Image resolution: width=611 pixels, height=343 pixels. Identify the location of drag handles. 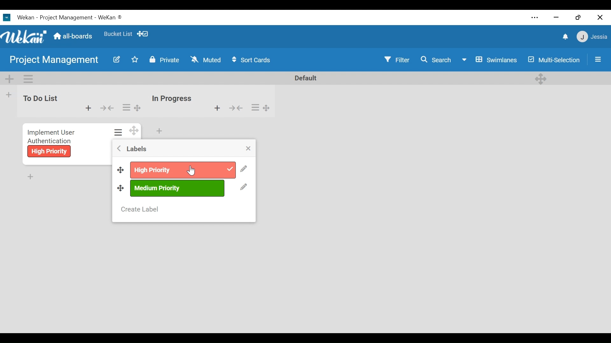
(121, 188).